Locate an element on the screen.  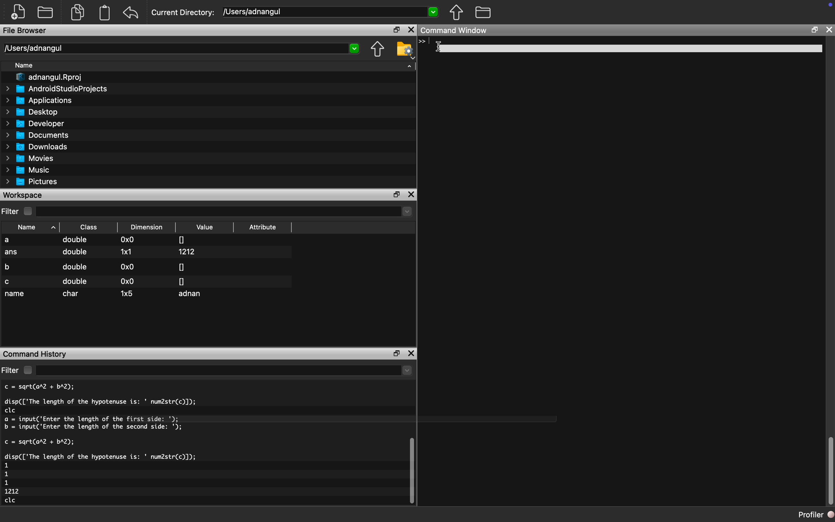
restore down is located at coordinates (397, 195).